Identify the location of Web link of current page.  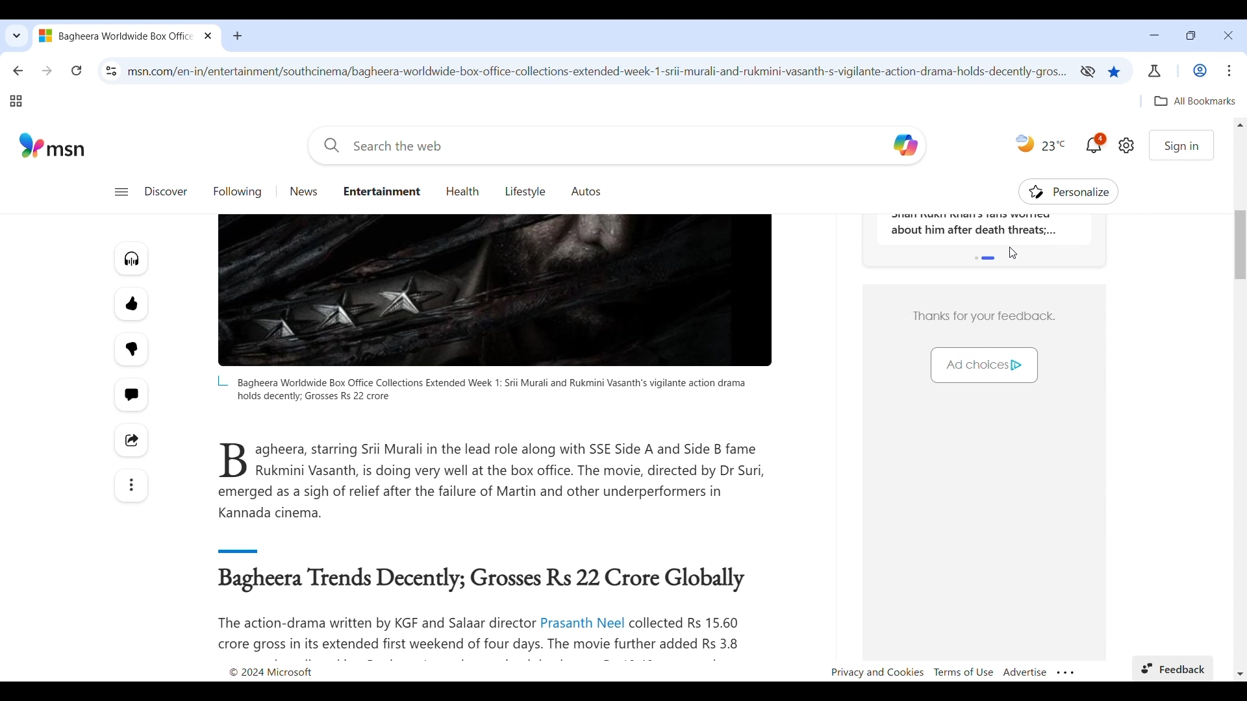
(599, 71).